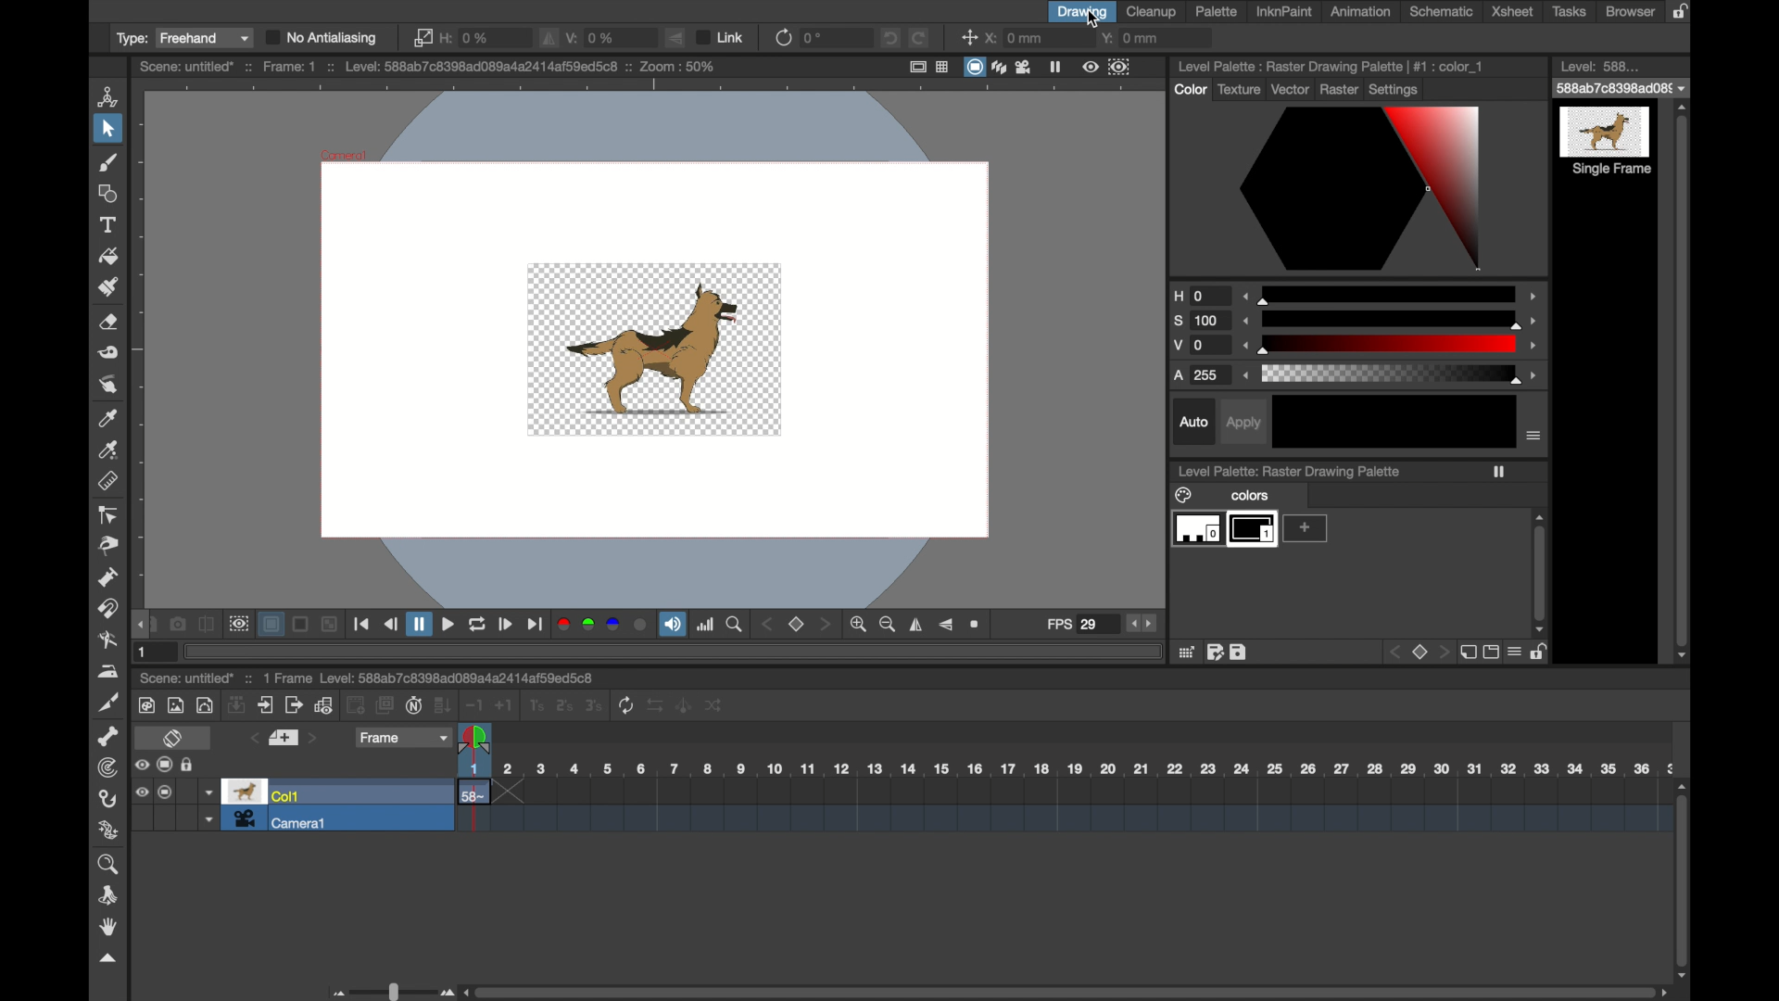 This screenshot has height=1001, width=1779. Describe the element at coordinates (978, 625) in the screenshot. I see `zoom` at that location.